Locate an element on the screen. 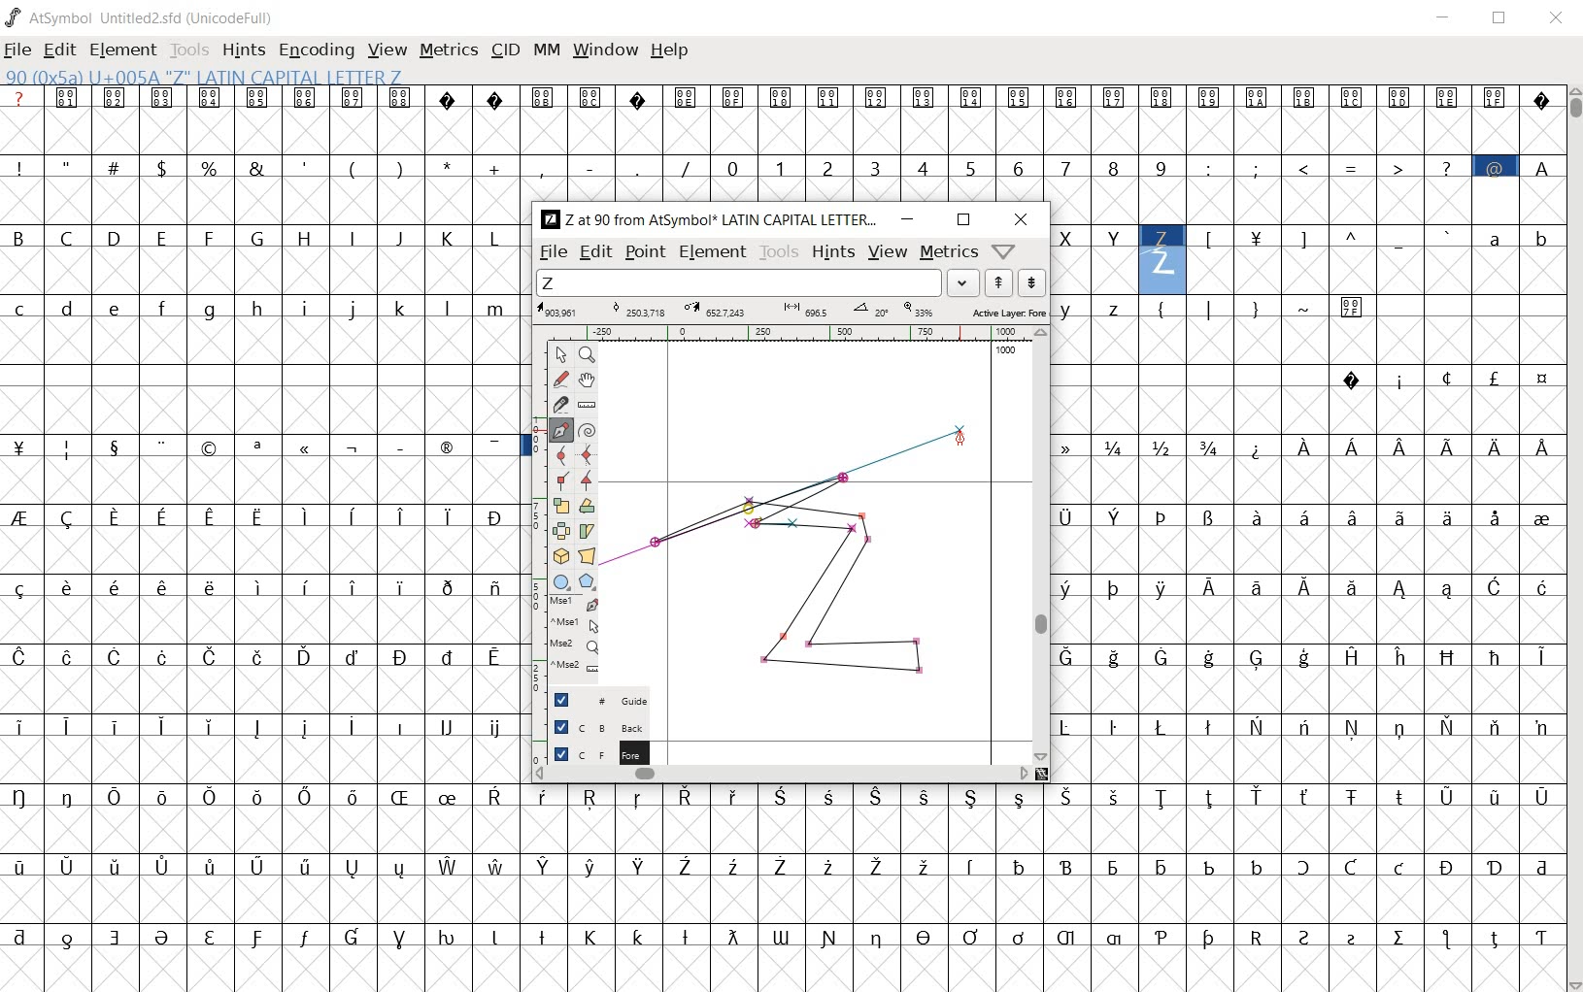 Image resolution: width=1583 pixels, height=992 pixels. metrics is located at coordinates (451, 51).